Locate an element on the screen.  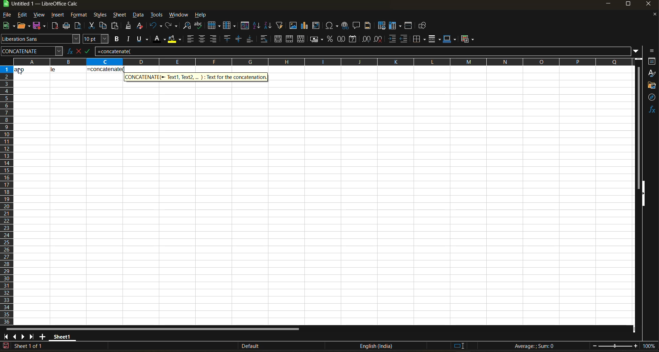
tools is located at coordinates (157, 16).